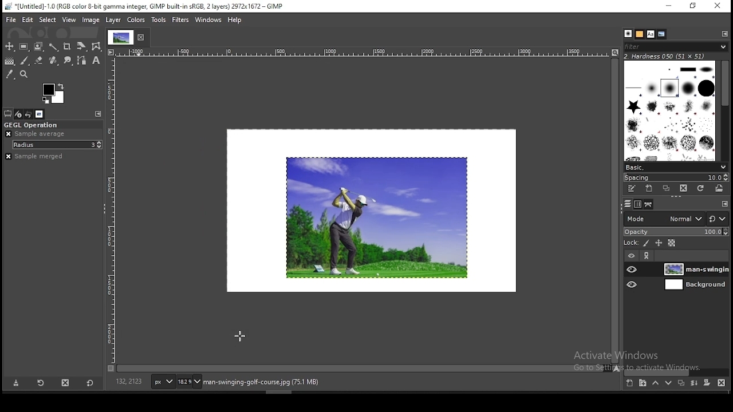 The height and width of the screenshot is (412, 733). Describe the element at coordinates (190, 382) in the screenshot. I see `zoom status` at that location.